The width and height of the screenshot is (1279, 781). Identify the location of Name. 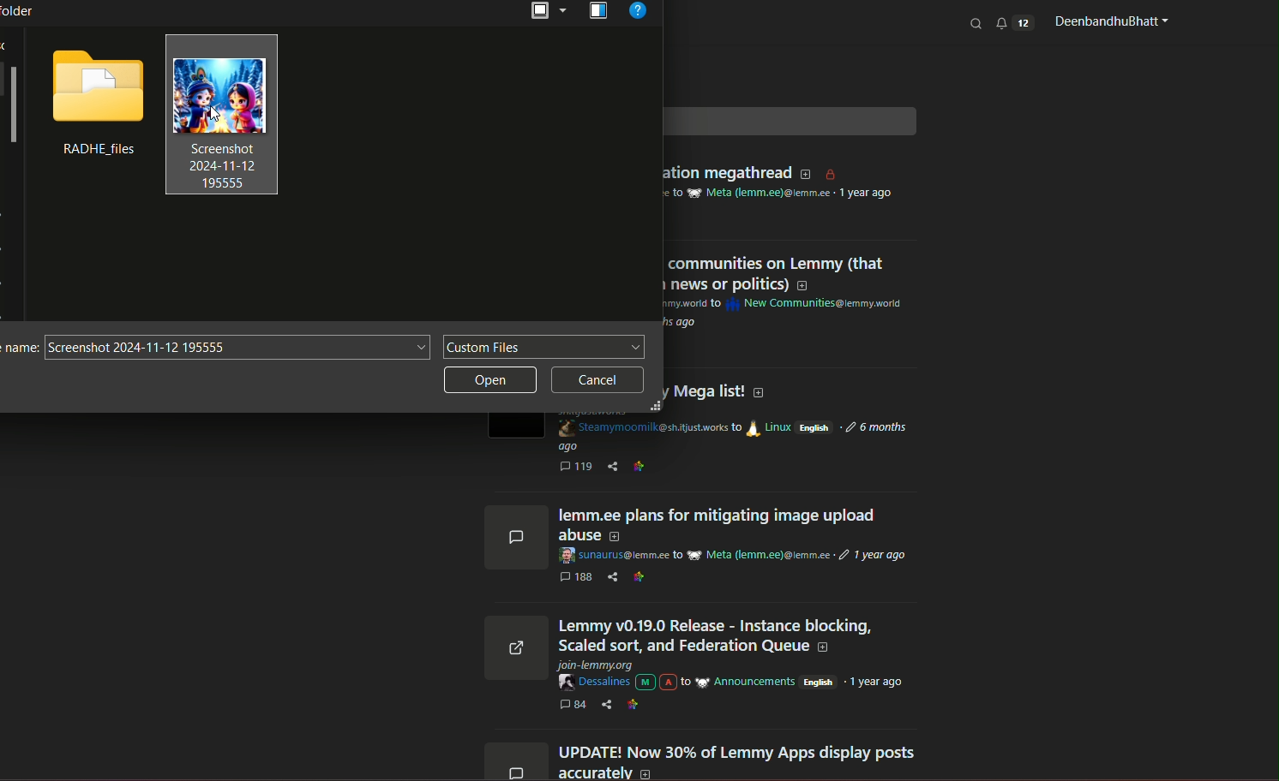
(19, 349).